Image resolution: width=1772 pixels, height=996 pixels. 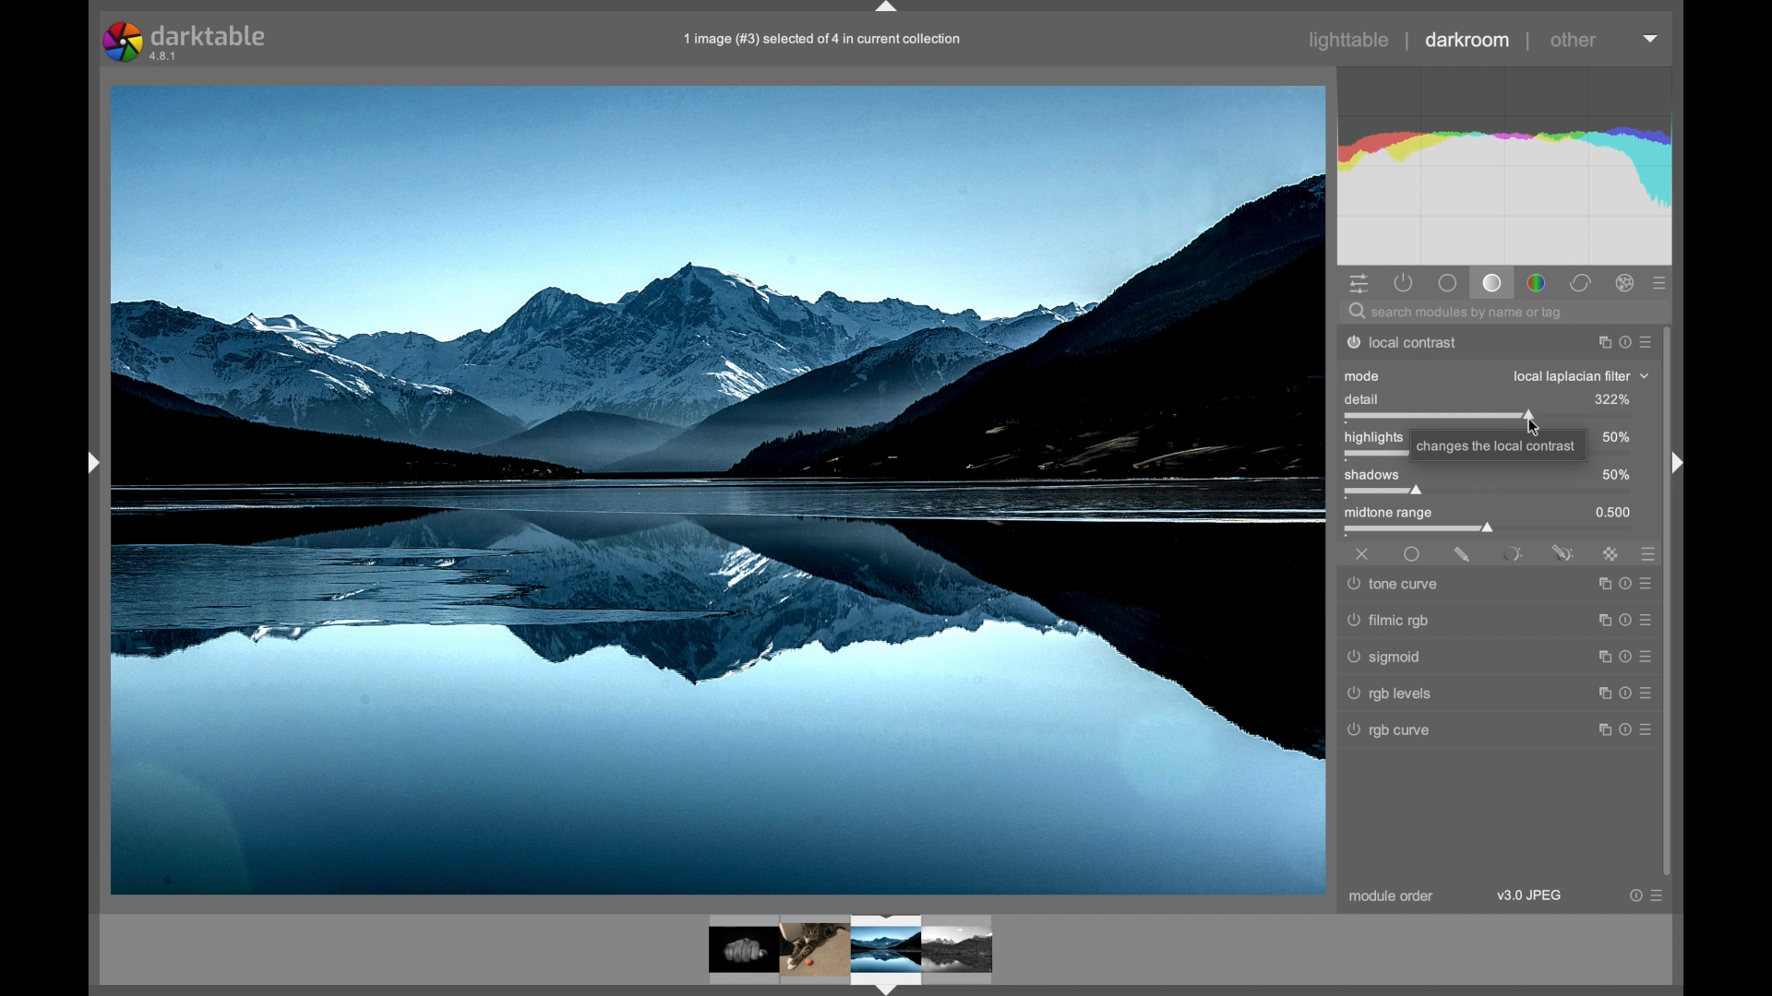 What do you see at coordinates (1583, 376) in the screenshot?
I see `local laplacianfiler dropdown` at bounding box center [1583, 376].